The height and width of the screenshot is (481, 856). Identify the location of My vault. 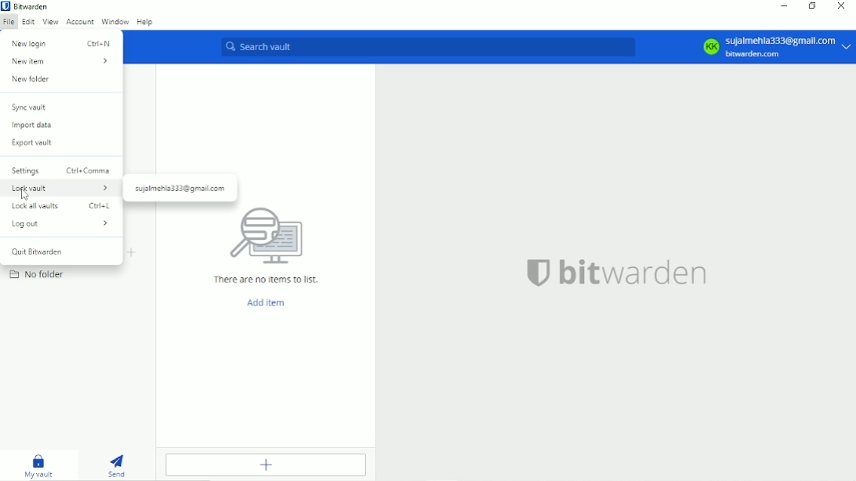
(38, 463).